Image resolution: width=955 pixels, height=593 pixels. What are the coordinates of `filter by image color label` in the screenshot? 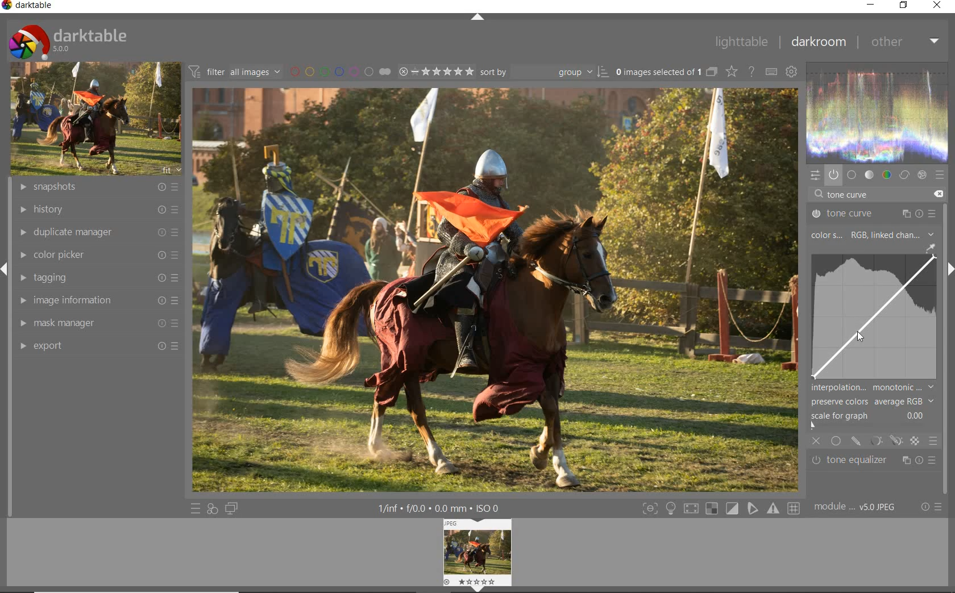 It's located at (339, 71).